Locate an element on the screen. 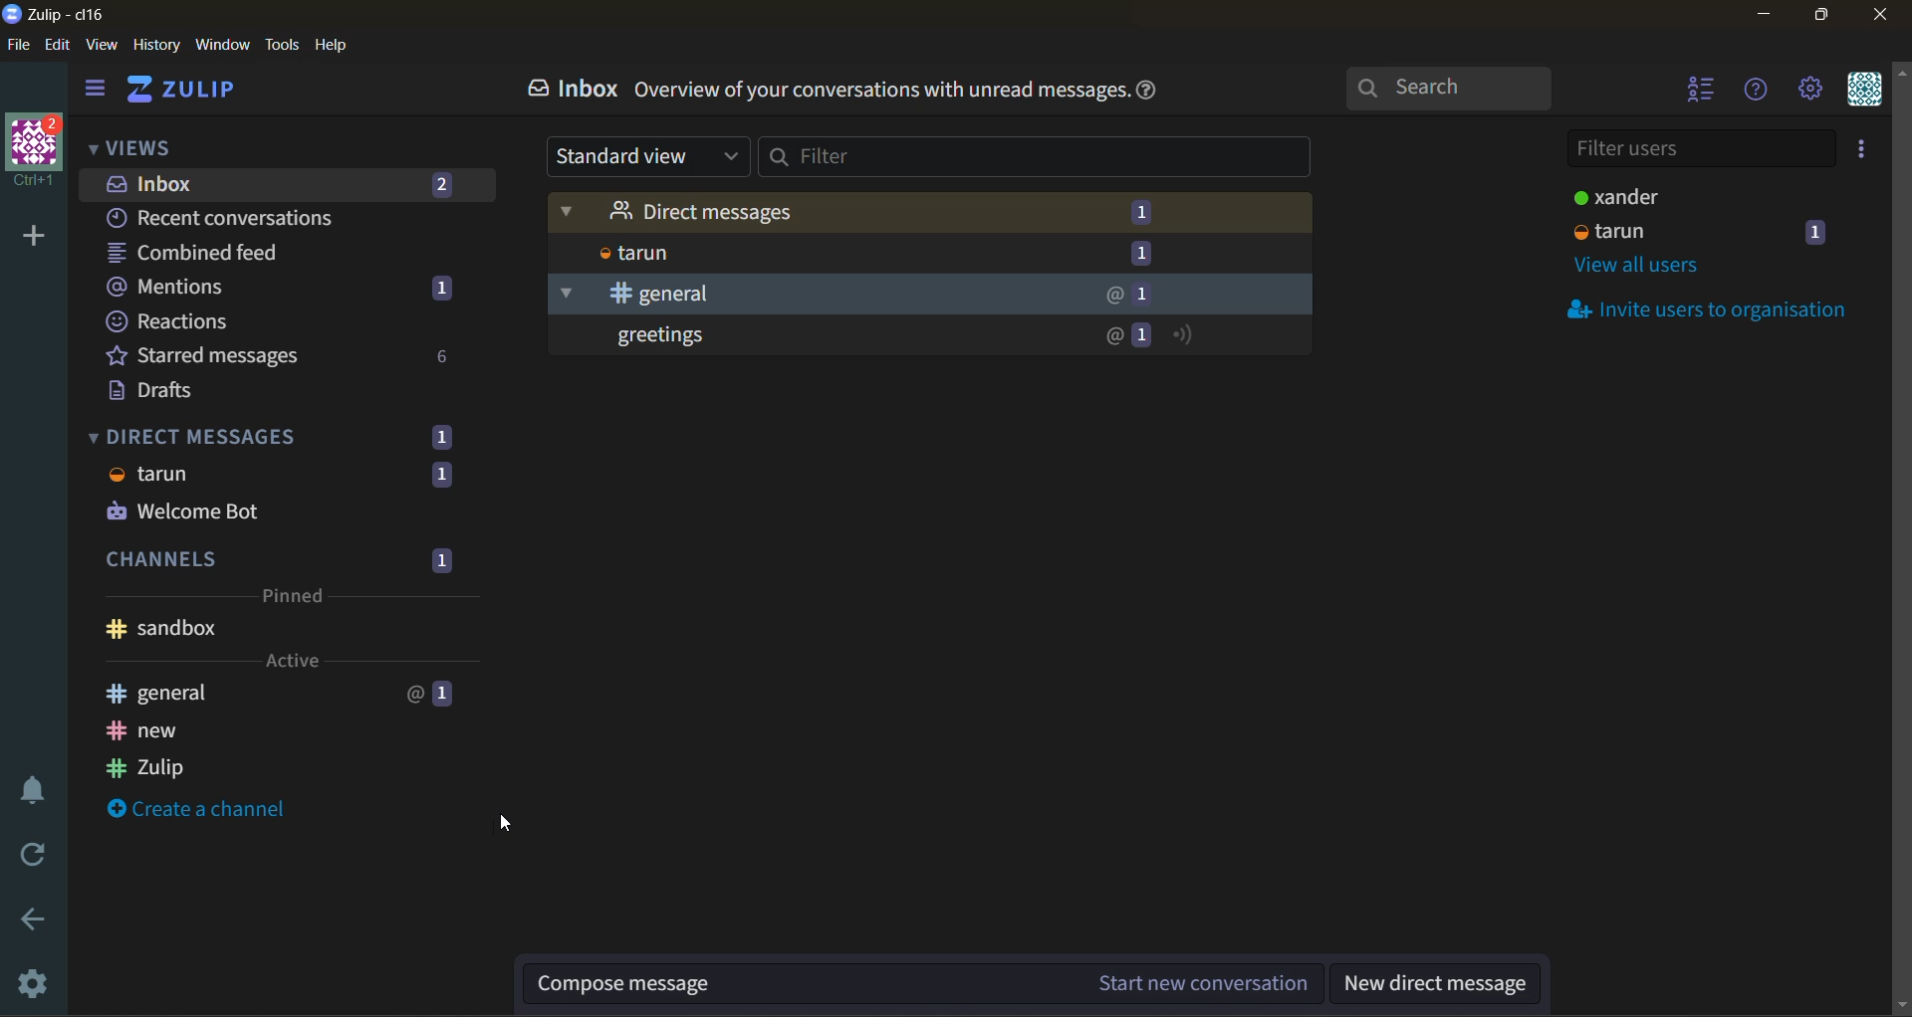 The height and width of the screenshot is (1017, 1912). edit is located at coordinates (63, 45).